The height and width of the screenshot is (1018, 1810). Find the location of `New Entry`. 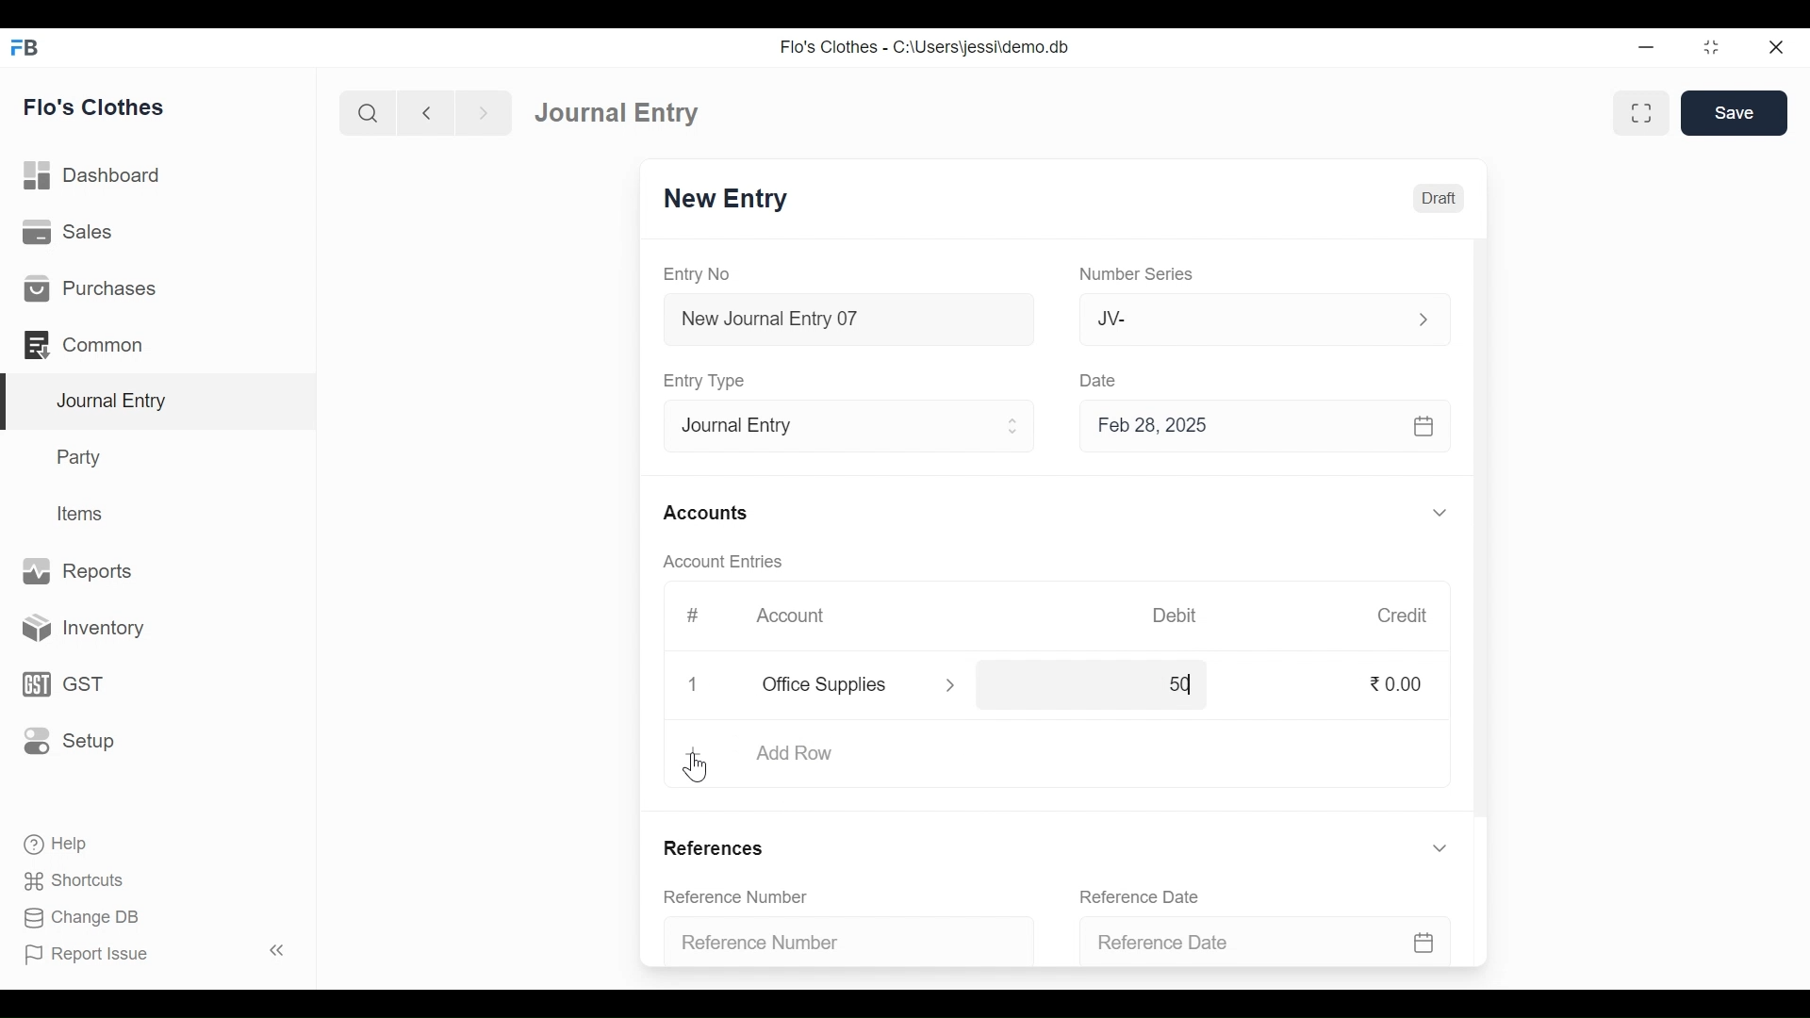

New Entry is located at coordinates (731, 199).